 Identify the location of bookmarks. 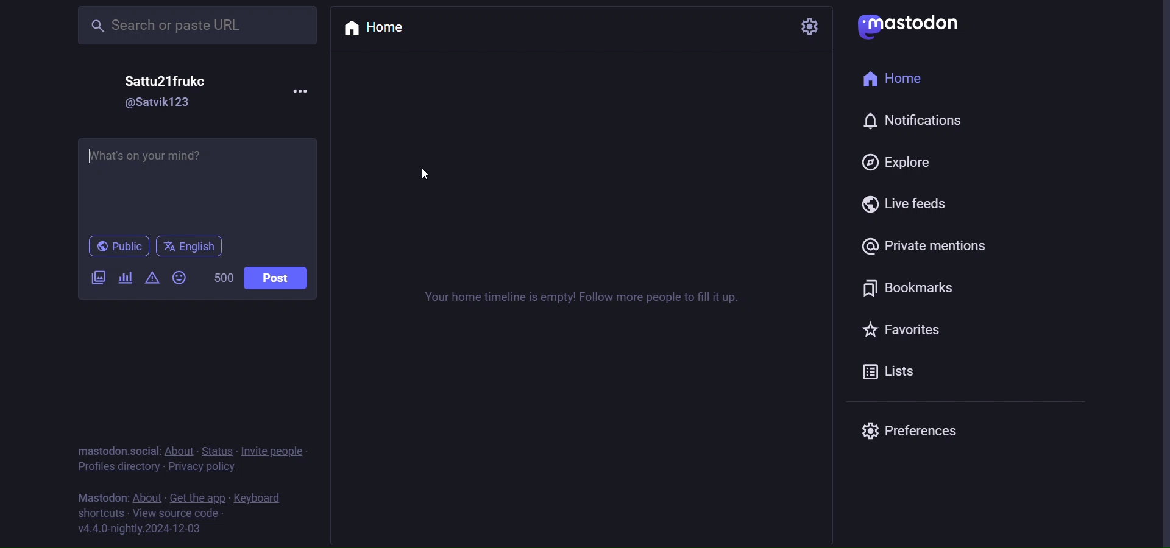
(912, 289).